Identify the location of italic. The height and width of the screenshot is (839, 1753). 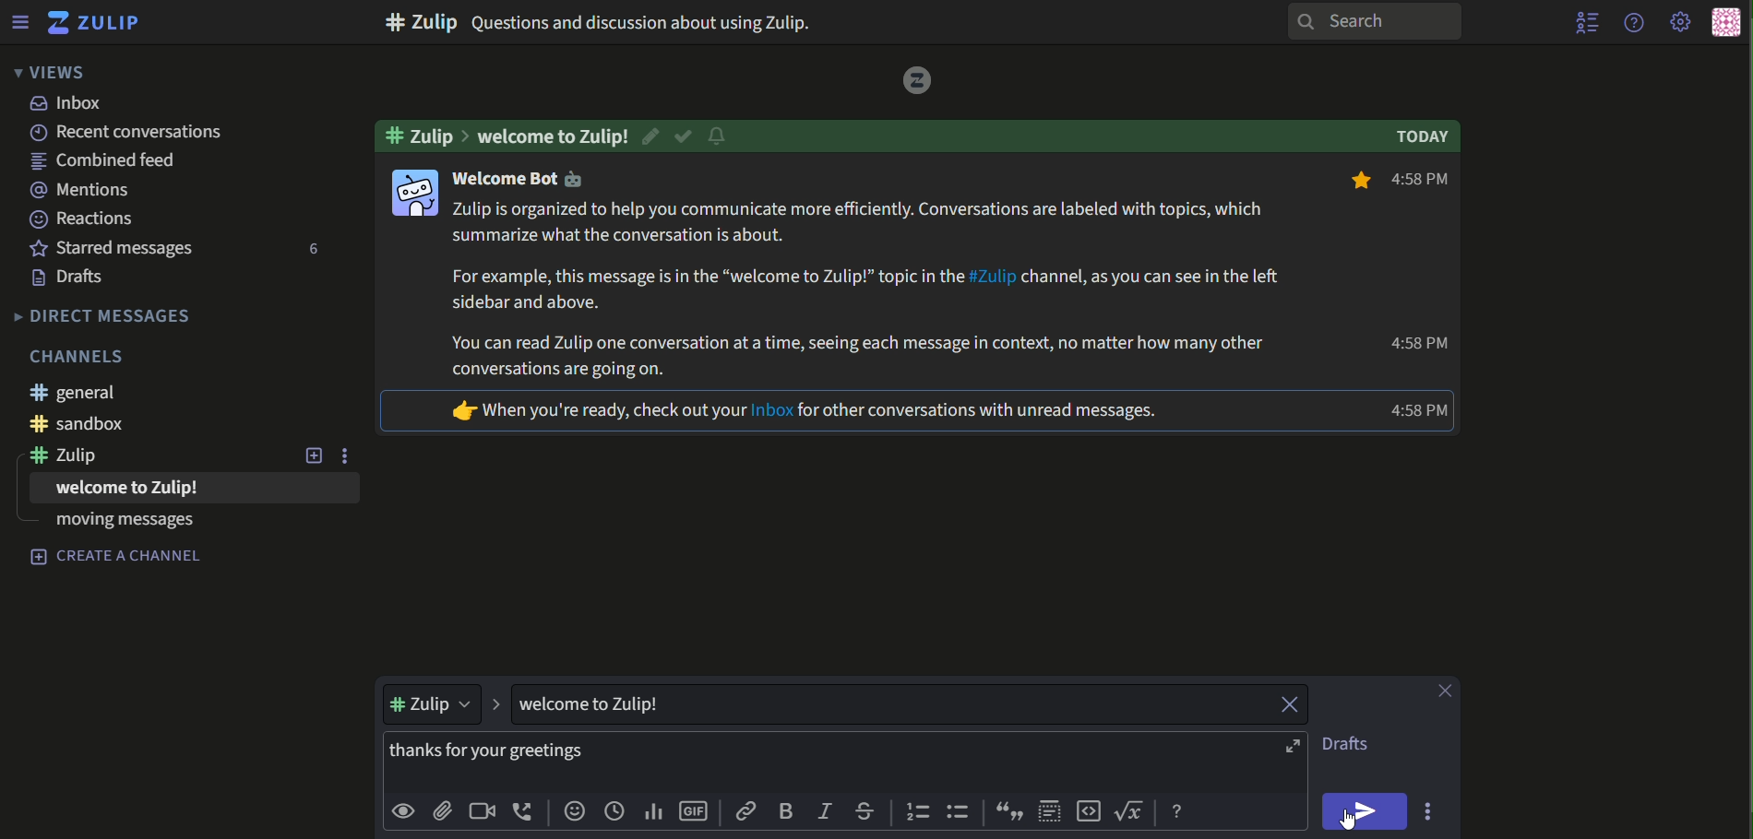
(826, 809).